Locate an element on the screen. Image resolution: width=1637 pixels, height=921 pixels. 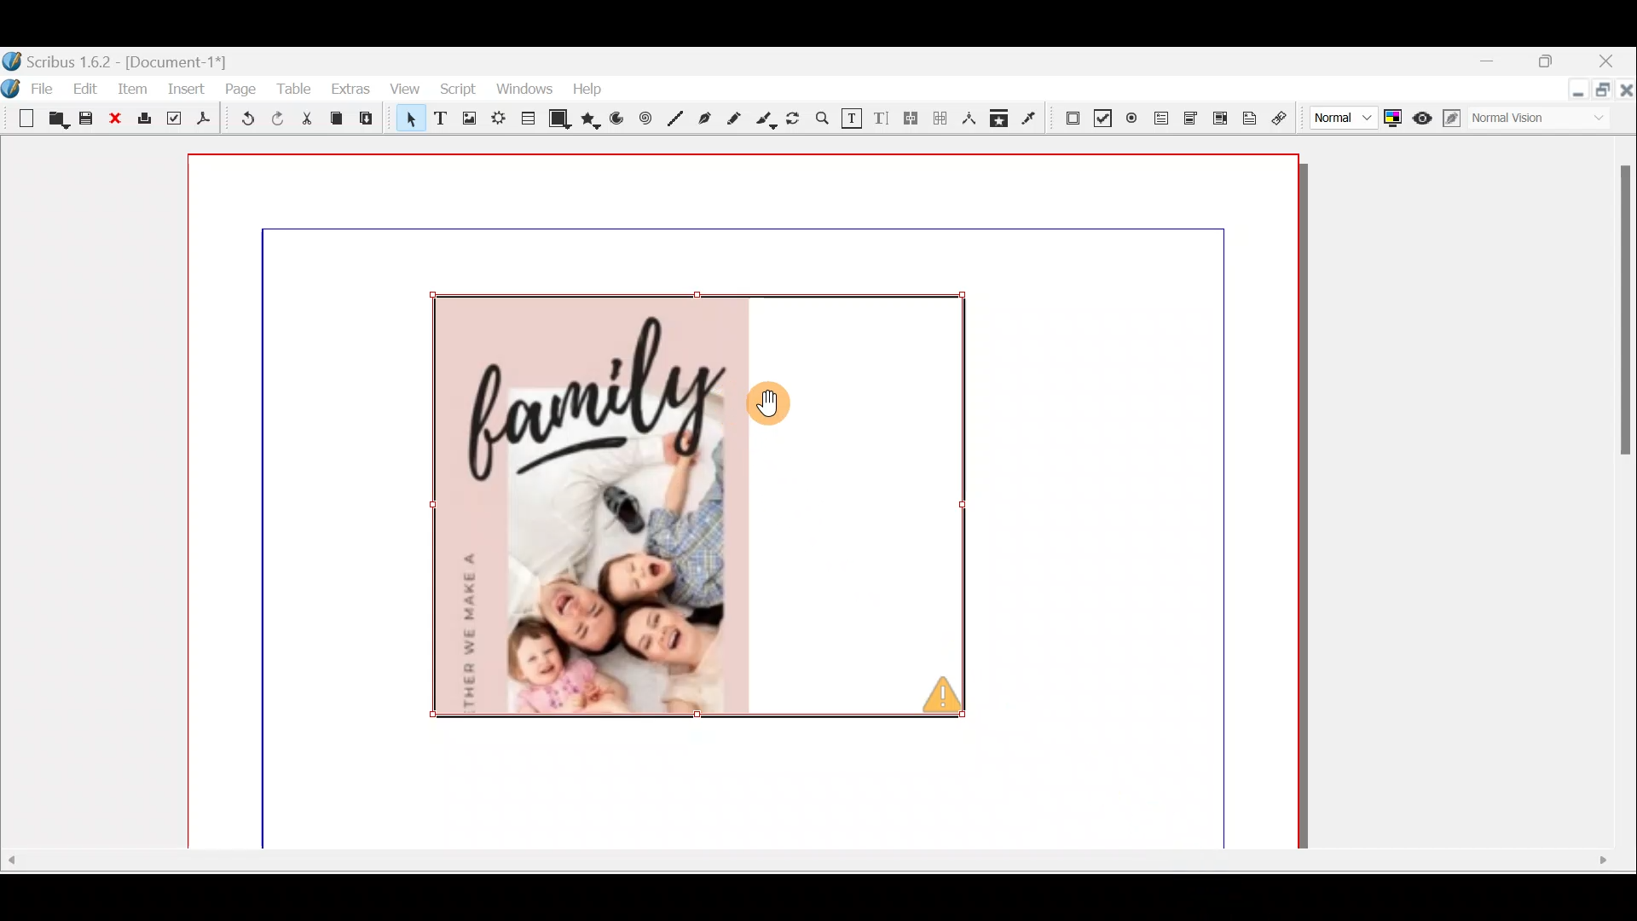
Polygon is located at coordinates (590, 120).